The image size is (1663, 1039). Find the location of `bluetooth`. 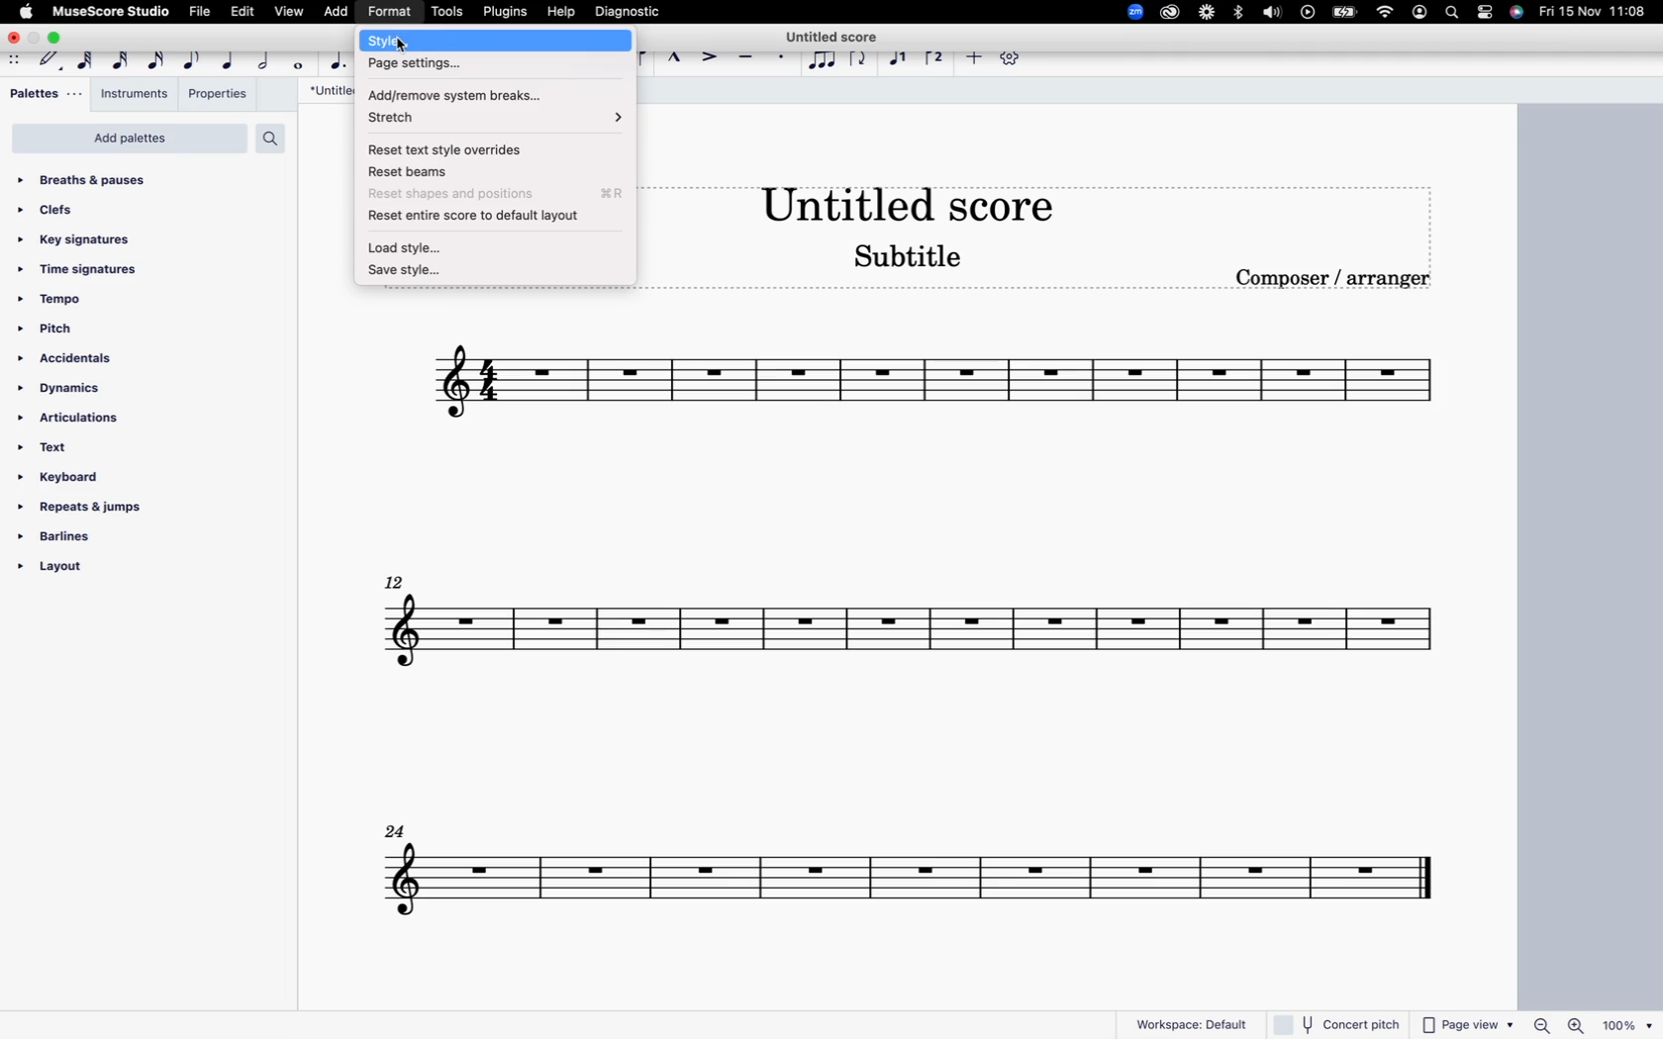

bluetooth is located at coordinates (1239, 14).